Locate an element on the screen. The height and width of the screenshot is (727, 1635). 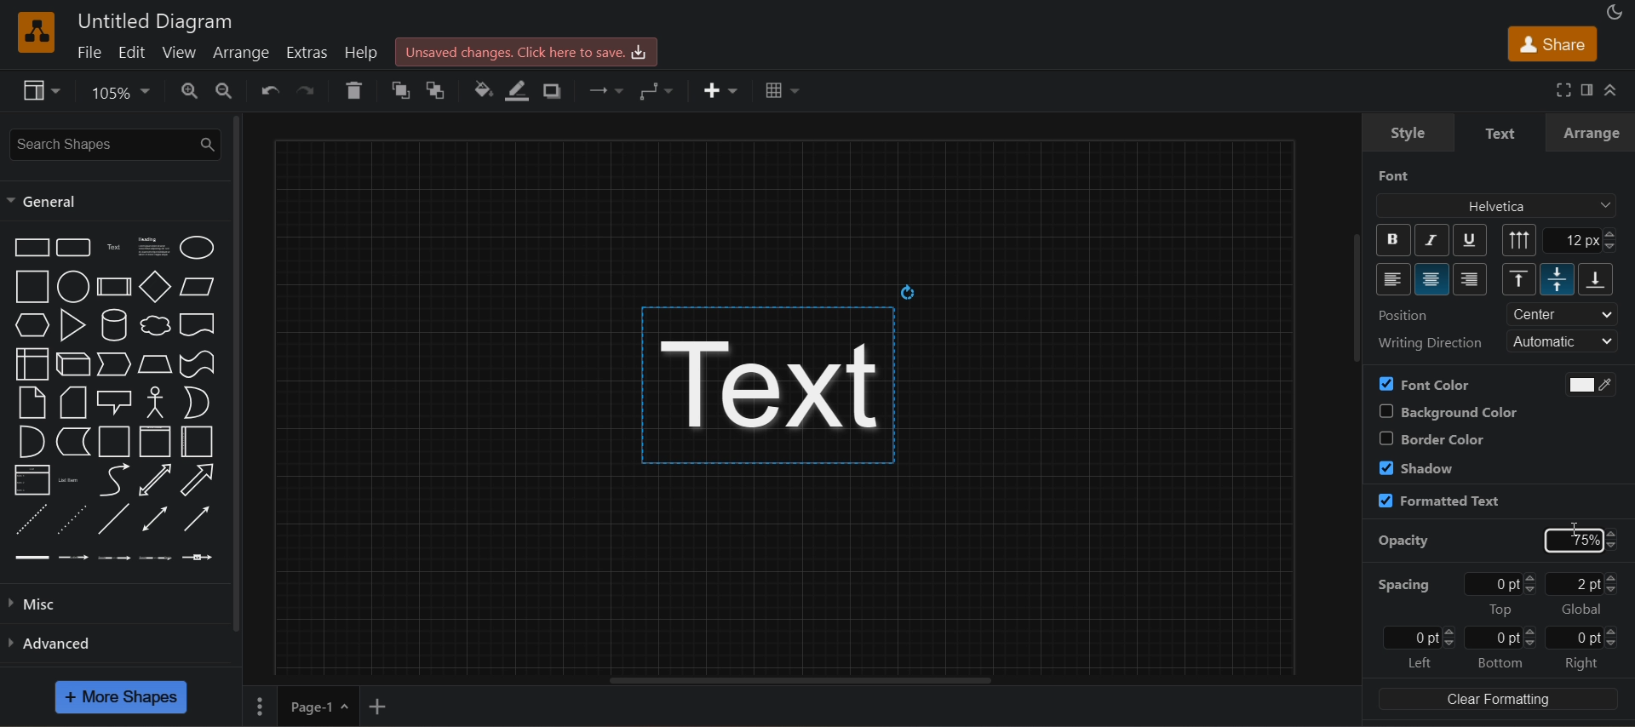
collapase/expand is located at coordinates (1611, 90).